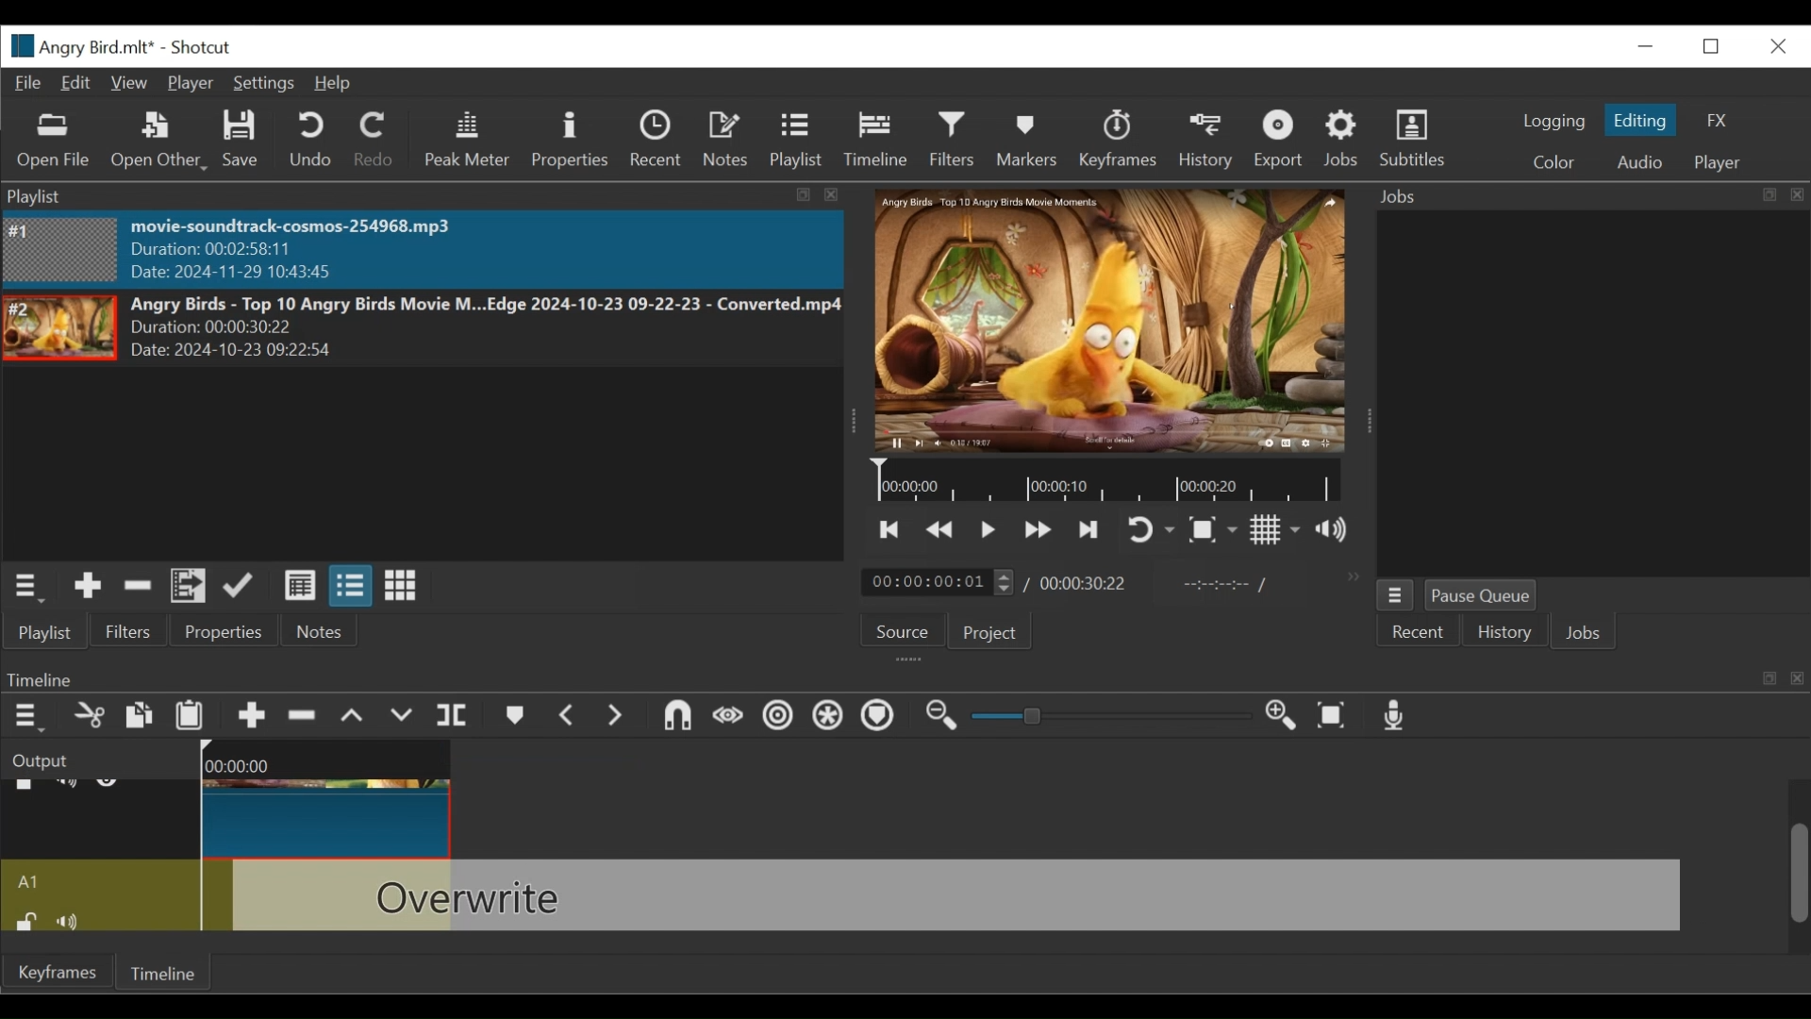 This screenshot has height=1019, width=1811. What do you see at coordinates (299, 588) in the screenshot?
I see `View as details` at bounding box center [299, 588].